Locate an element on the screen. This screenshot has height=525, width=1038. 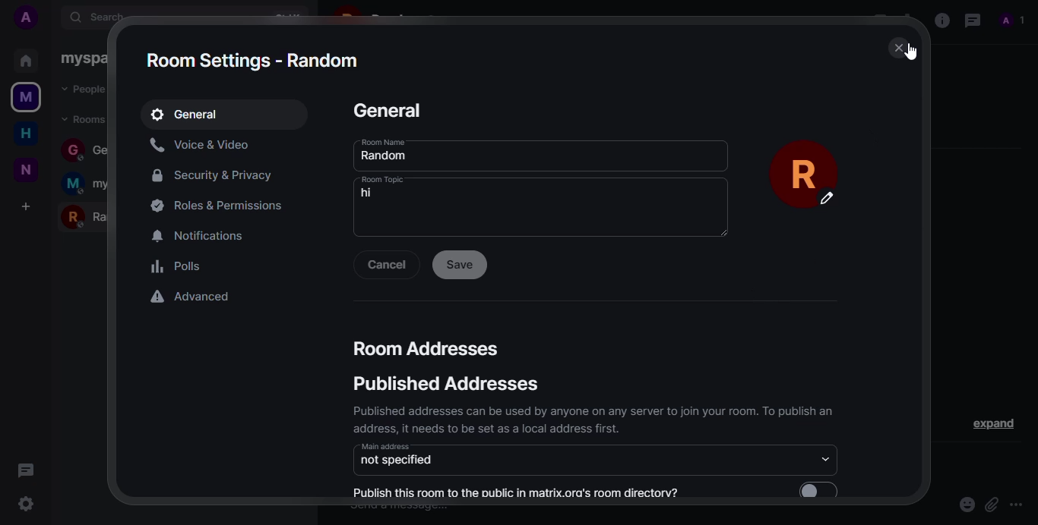
notifications is located at coordinates (197, 237).